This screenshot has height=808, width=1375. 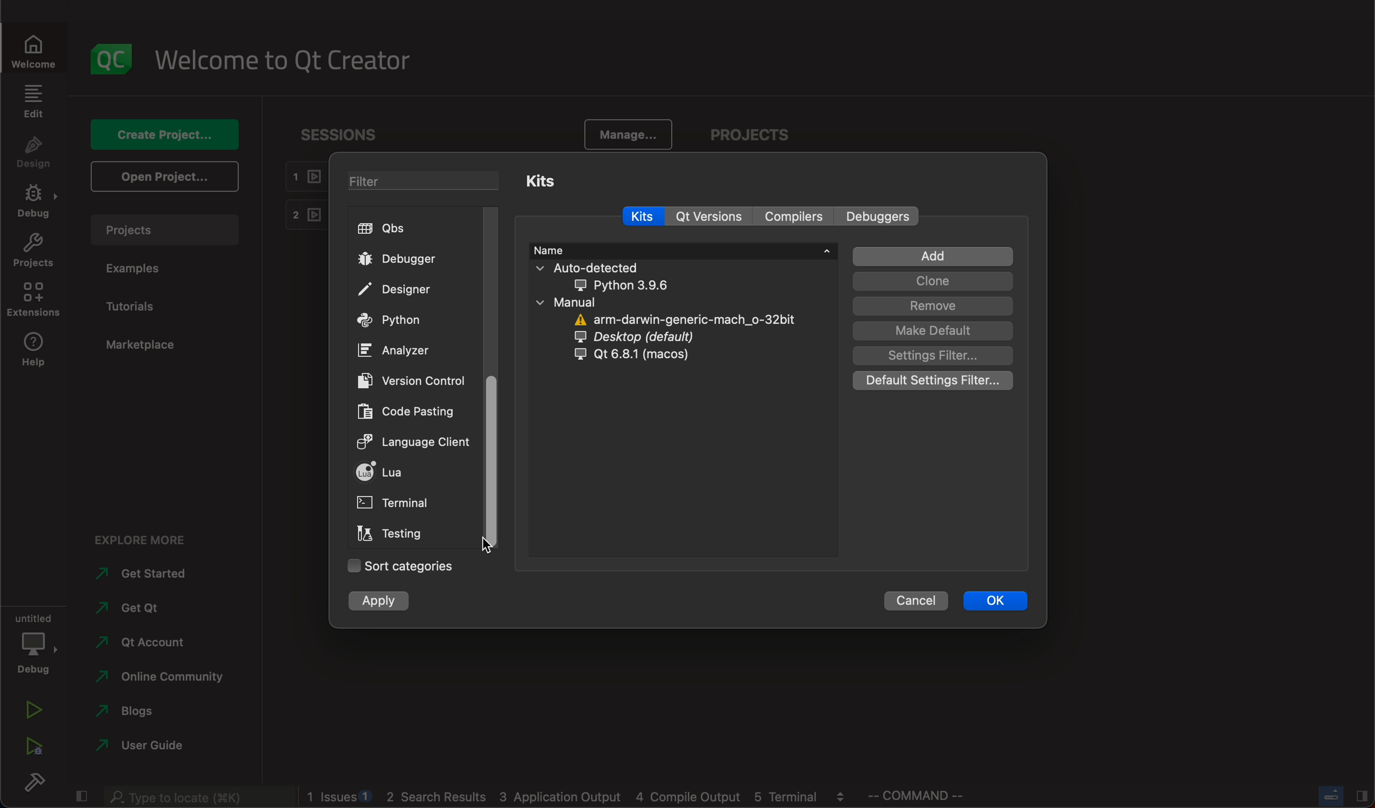 I want to click on add, so click(x=933, y=256).